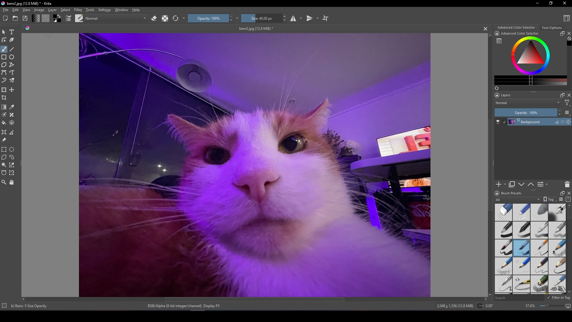 The width and height of the screenshot is (572, 322). I want to click on Fill patterns, so click(46, 18).